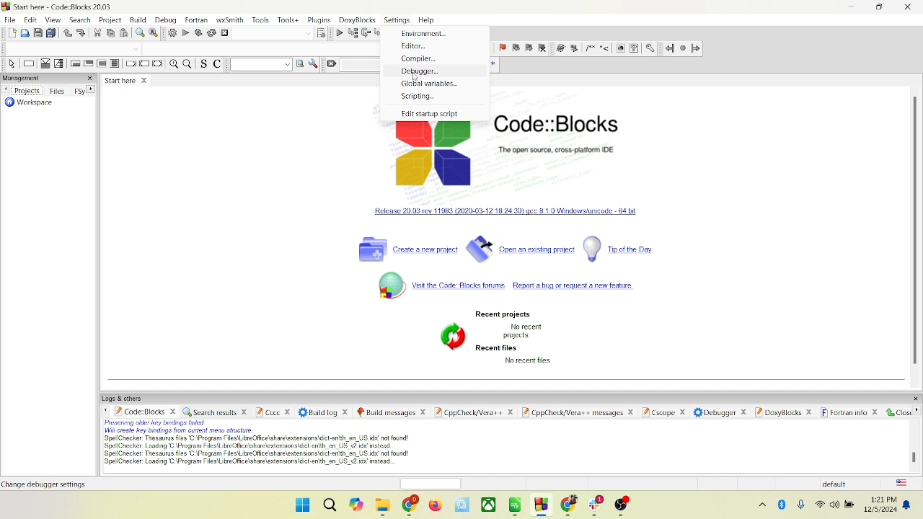 This screenshot has height=519, width=923. Describe the element at coordinates (524, 365) in the screenshot. I see `text` at that location.